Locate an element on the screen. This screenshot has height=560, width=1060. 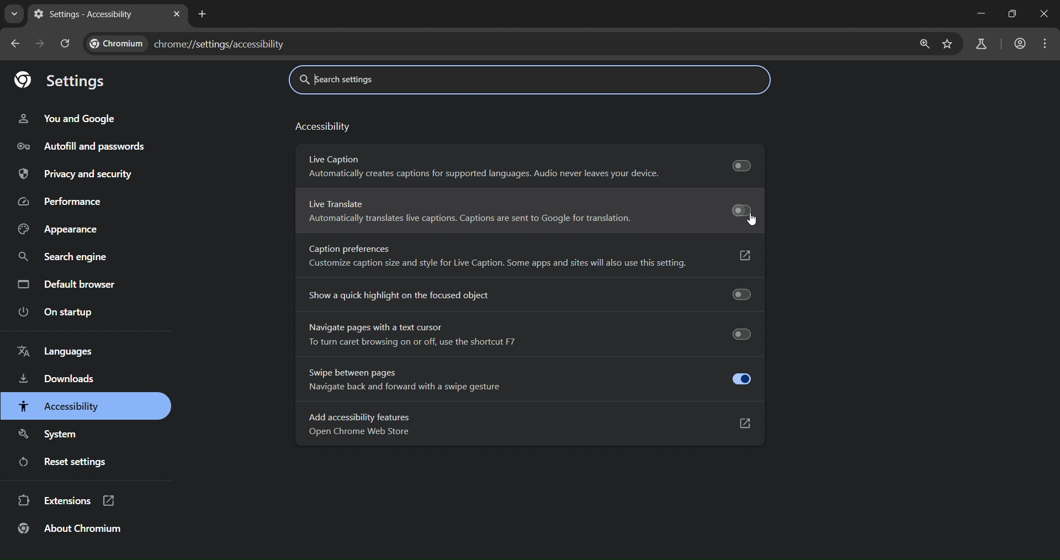
settings is located at coordinates (62, 81).